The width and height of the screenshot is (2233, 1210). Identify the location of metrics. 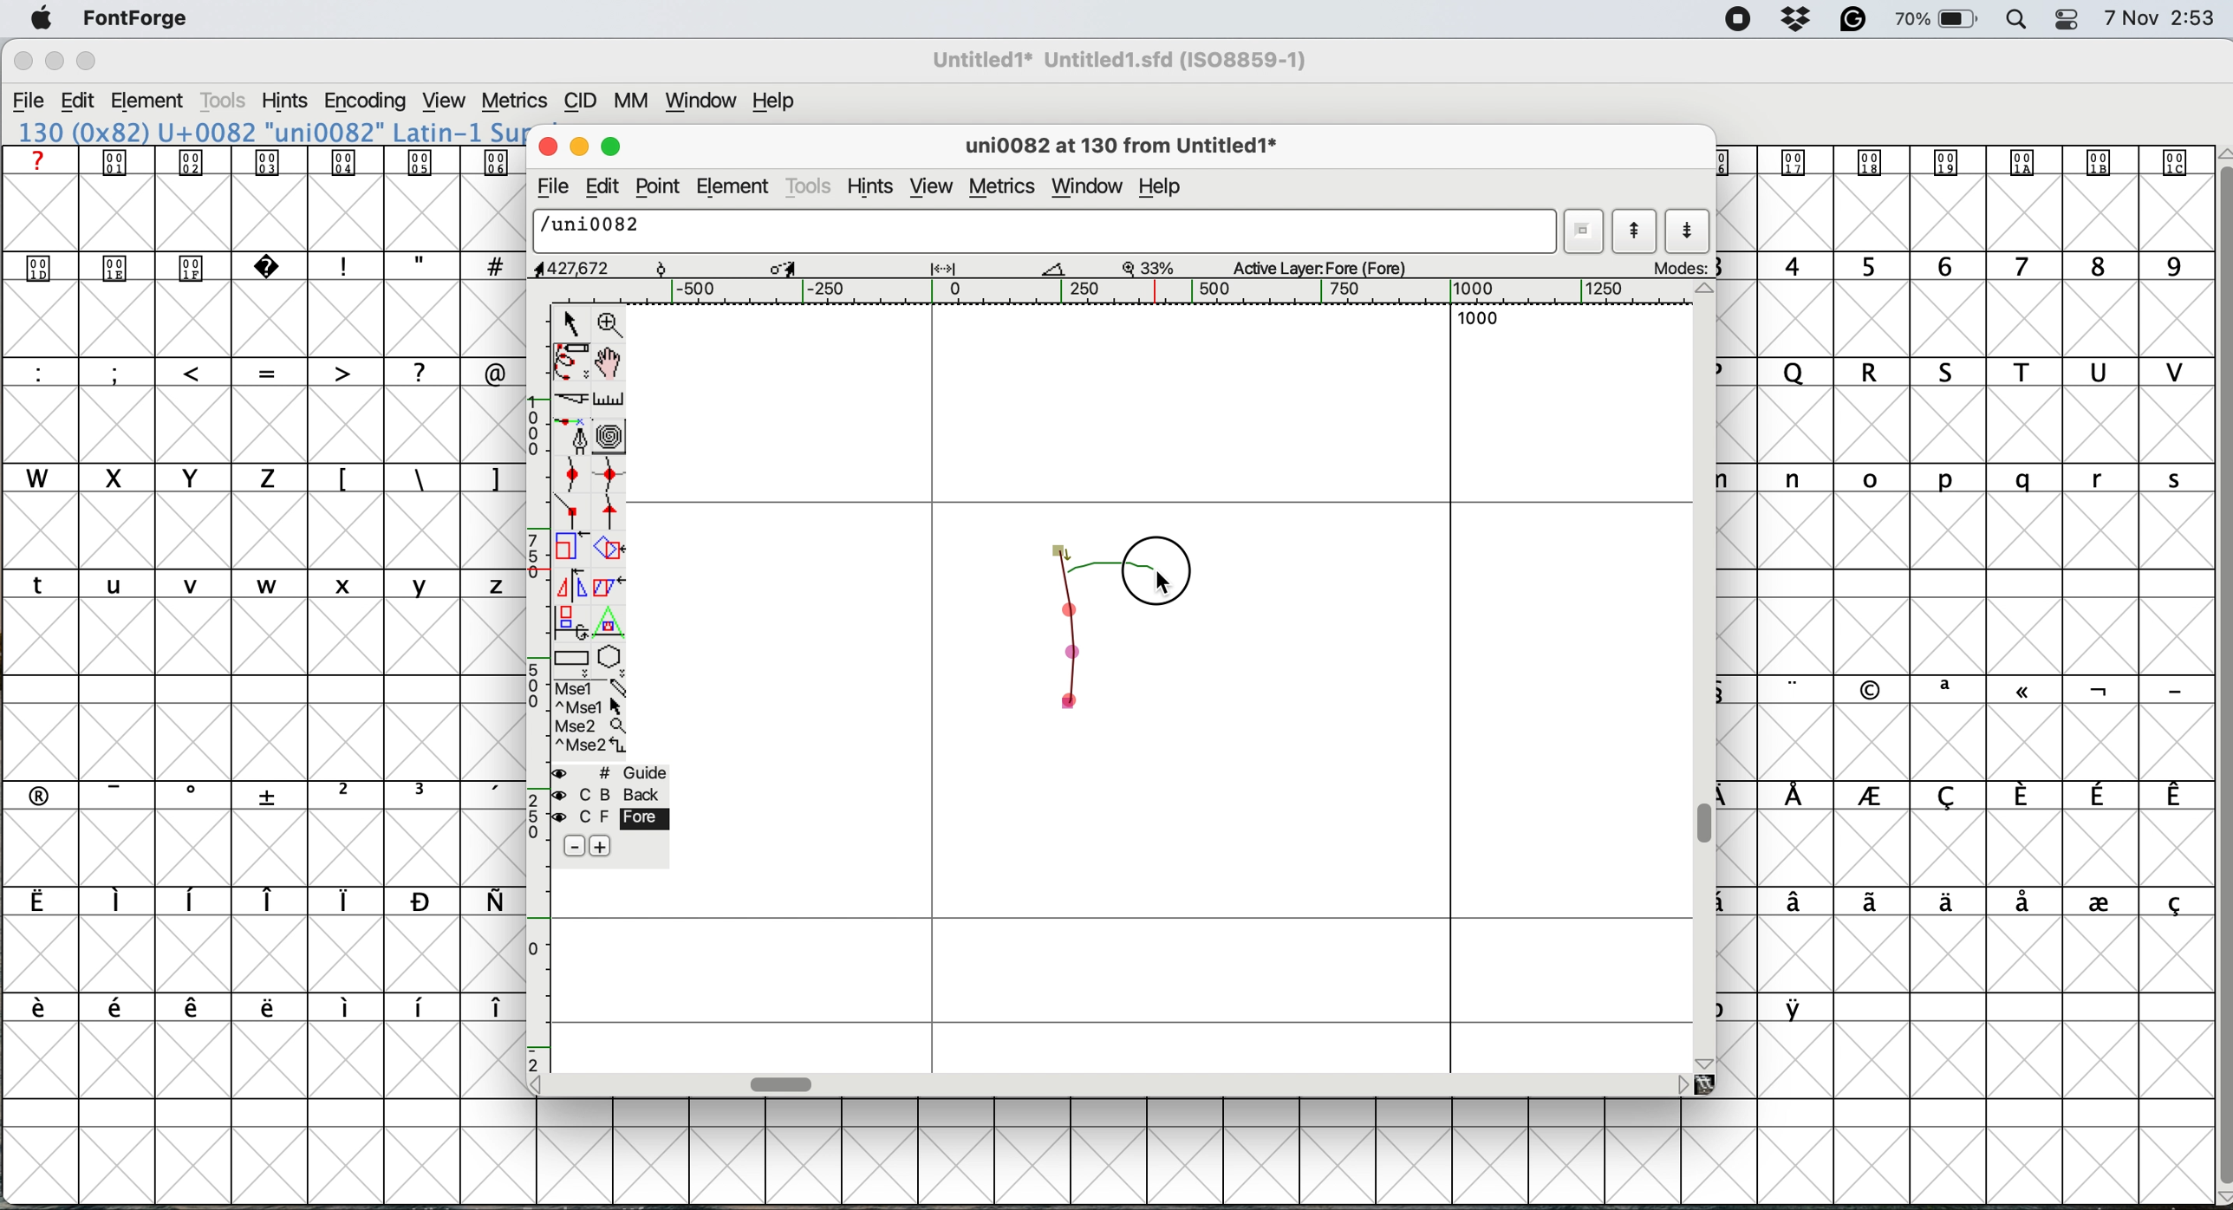
(1000, 186).